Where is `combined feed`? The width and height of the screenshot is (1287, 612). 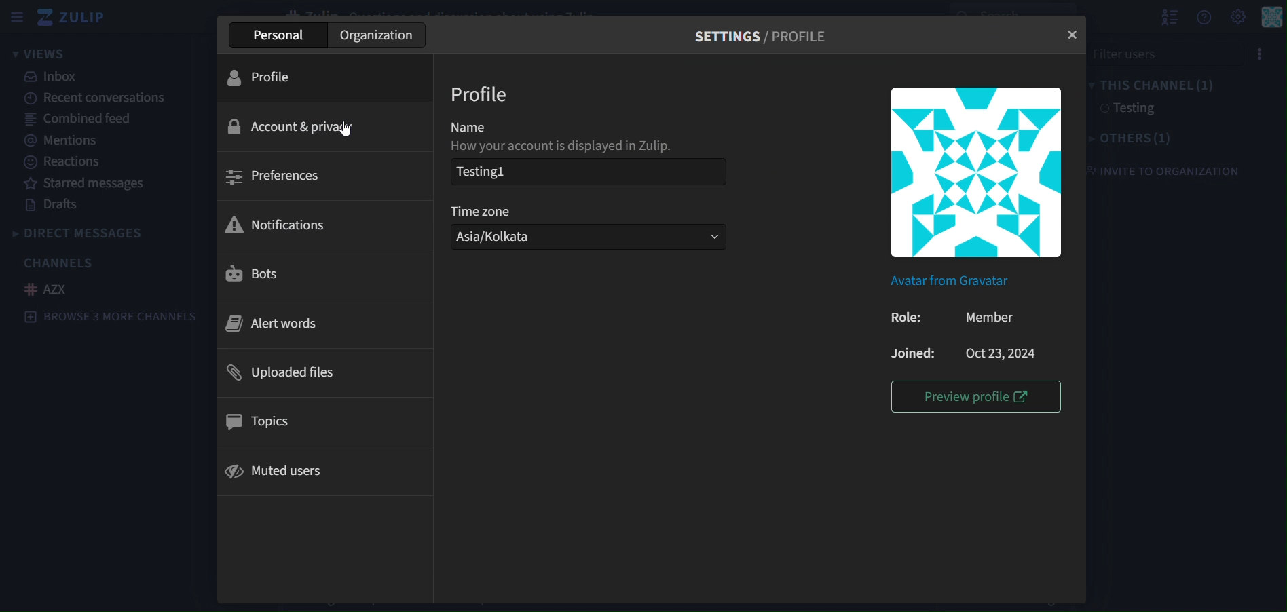 combined feed is located at coordinates (79, 119).